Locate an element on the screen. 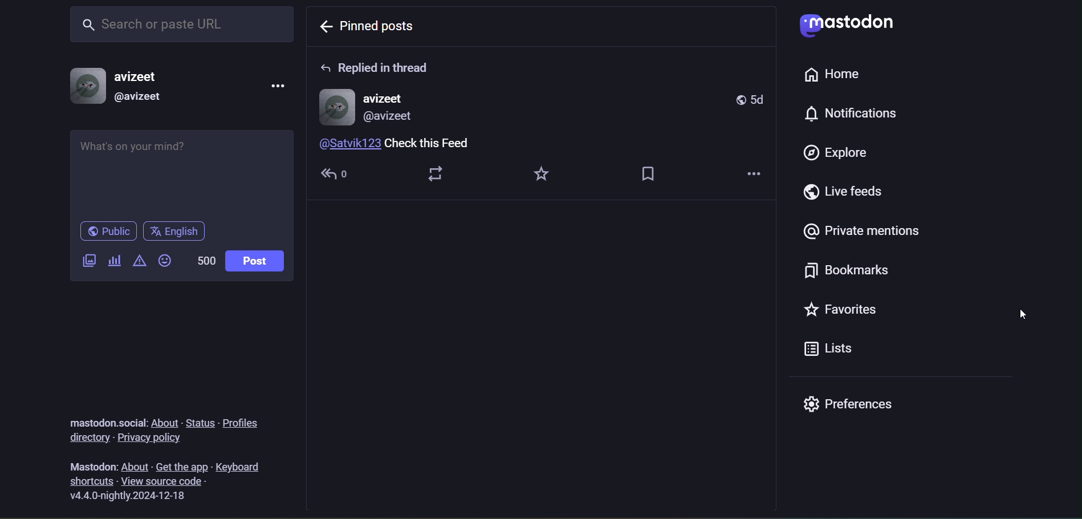 This screenshot has height=519, width=1082. private mentions is located at coordinates (860, 233).